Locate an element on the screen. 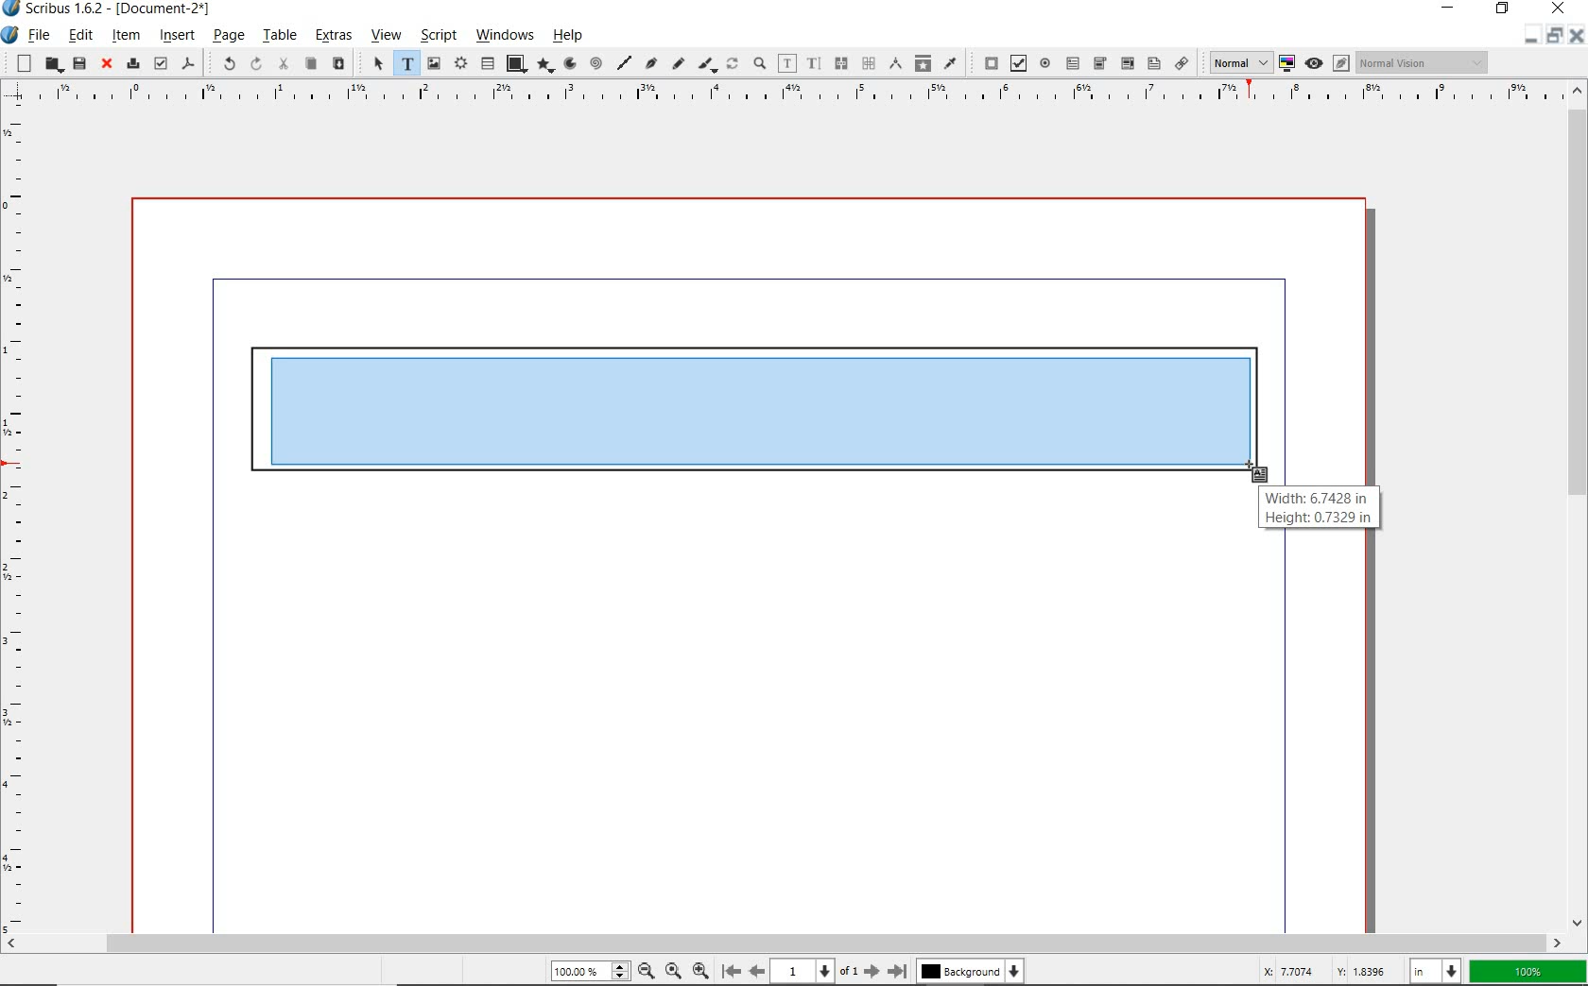 Image resolution: width=1588 pixels, height=986 pixels. measurements is located at coordinates (893, 64).